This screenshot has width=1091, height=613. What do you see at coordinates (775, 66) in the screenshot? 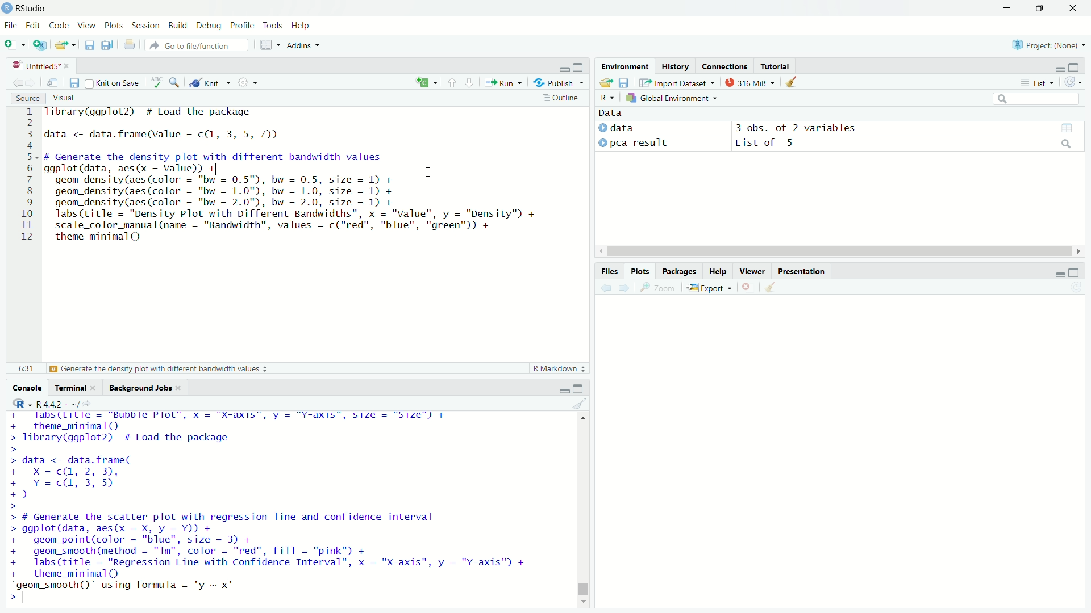
I see `Tutorial` at bounding box center [775, 66].